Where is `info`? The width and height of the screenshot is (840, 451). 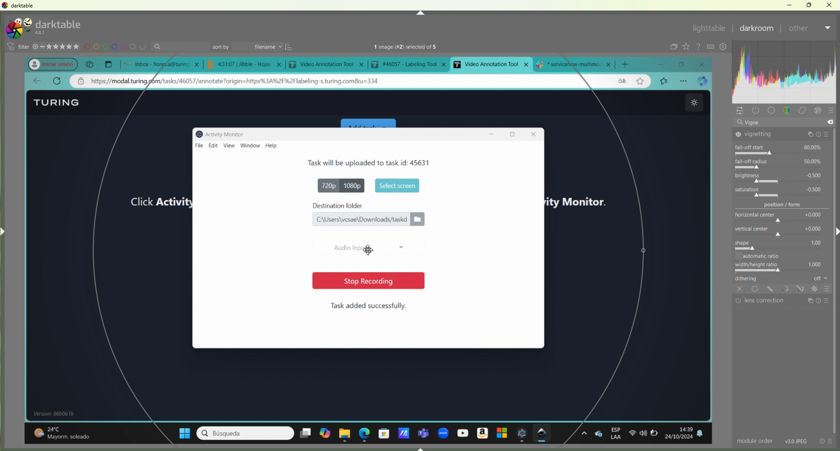
info is located at coordinates (827, 440).